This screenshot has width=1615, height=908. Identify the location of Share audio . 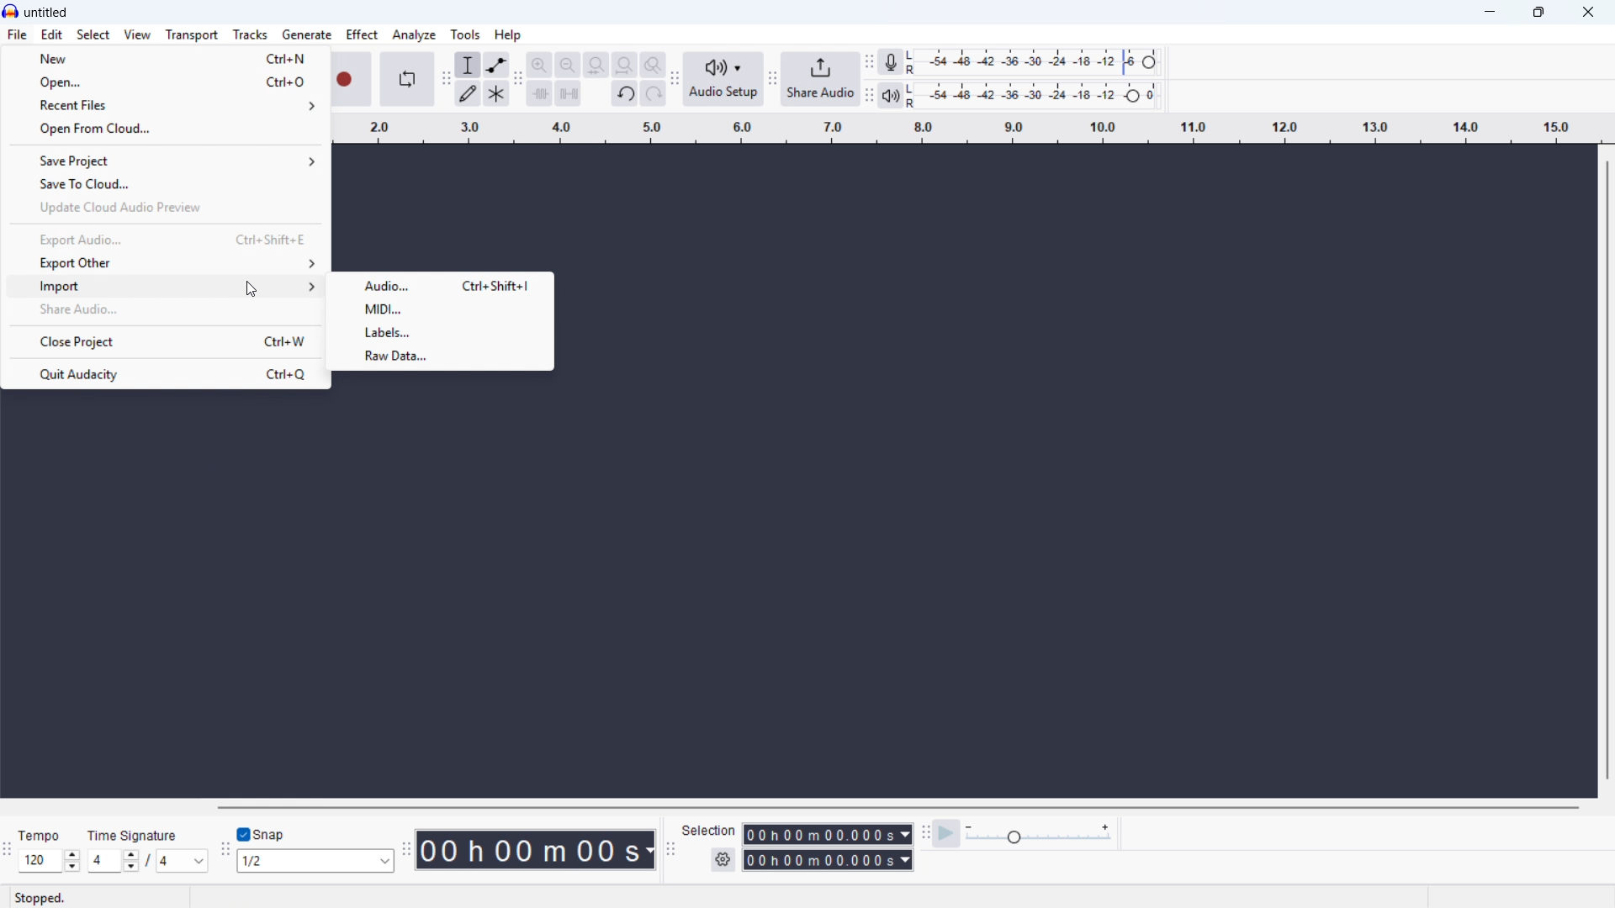
(821, 80).